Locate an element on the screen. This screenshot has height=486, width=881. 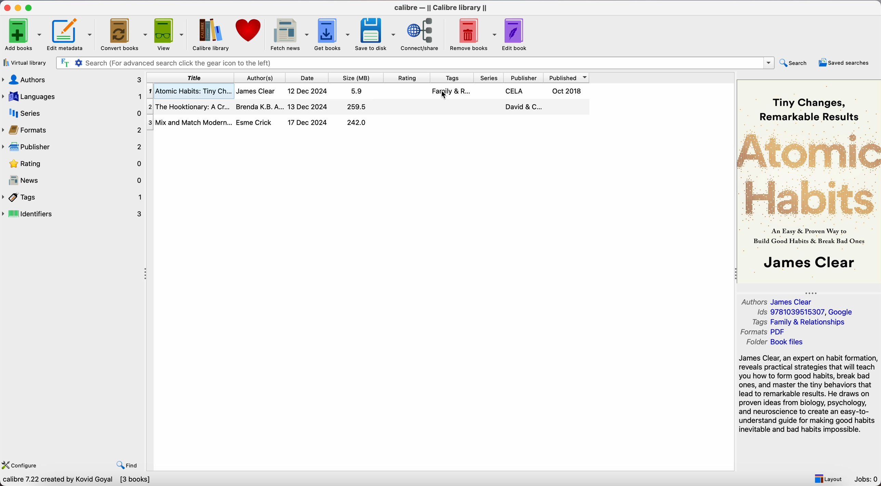
series is located at coordinates (489, 78).